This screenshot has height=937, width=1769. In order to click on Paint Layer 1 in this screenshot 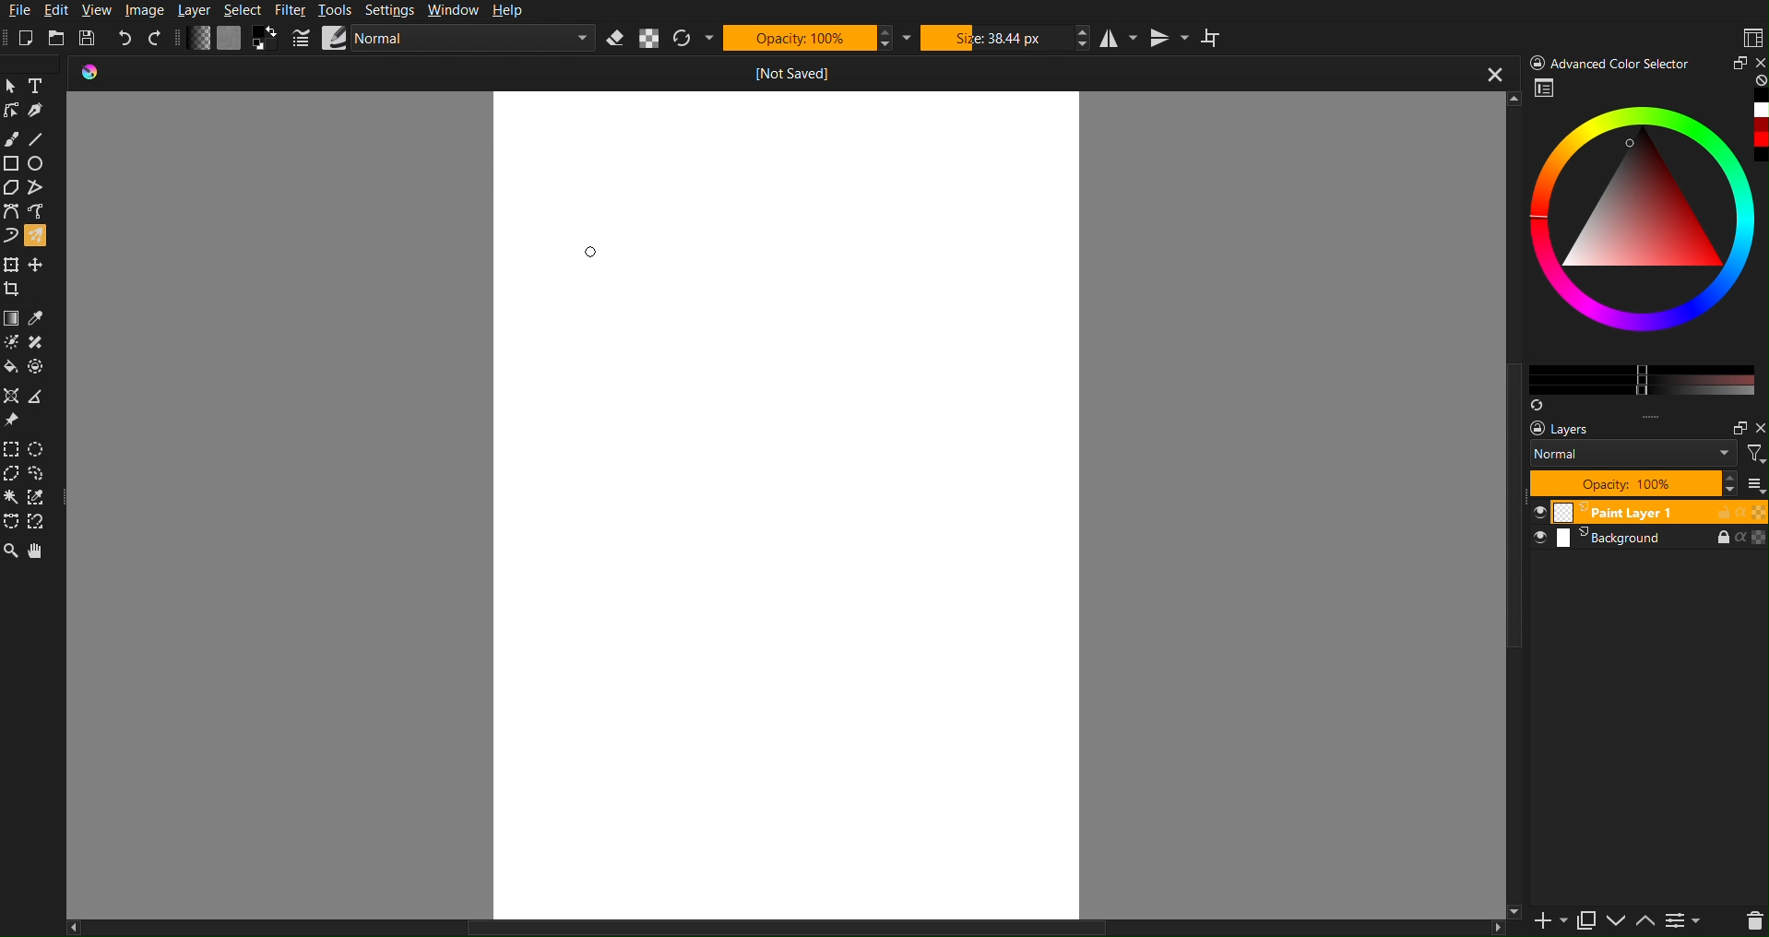, I will do `click(1649, 511)`.